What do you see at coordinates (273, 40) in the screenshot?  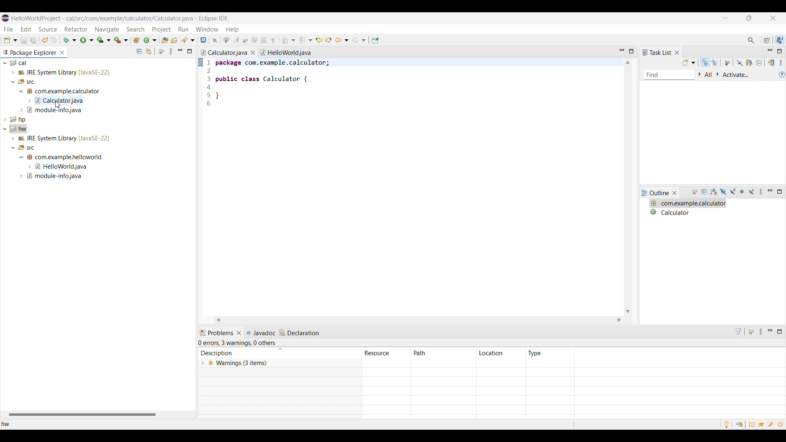 I see `Show whitespace characters` at bounding box center [273, 40].